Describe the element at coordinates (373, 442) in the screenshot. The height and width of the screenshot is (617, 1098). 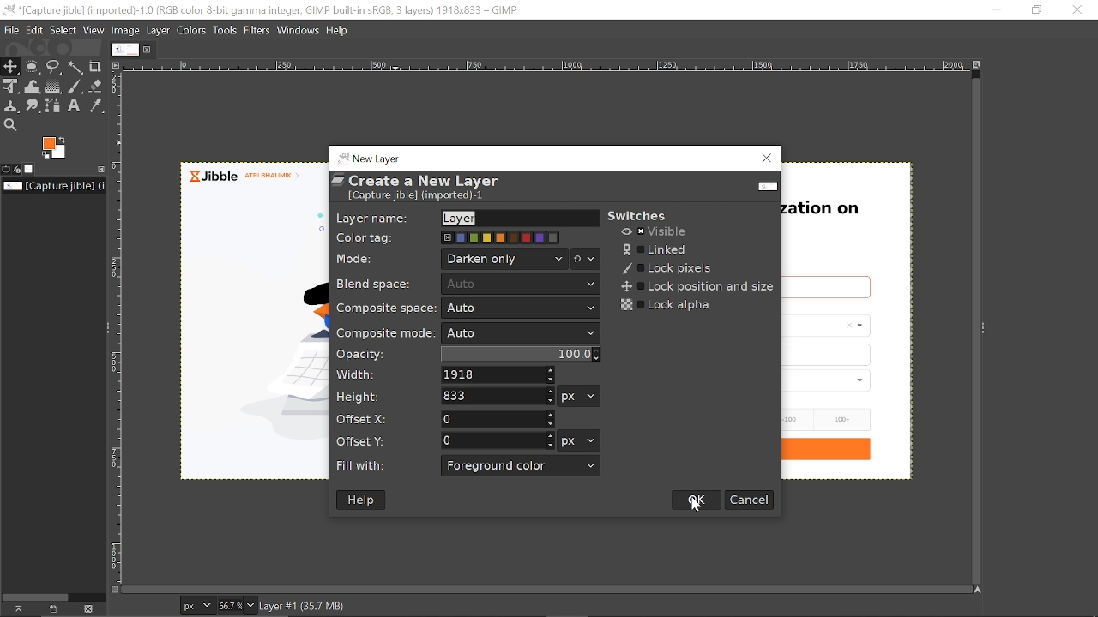
I see `offset ` at that location.